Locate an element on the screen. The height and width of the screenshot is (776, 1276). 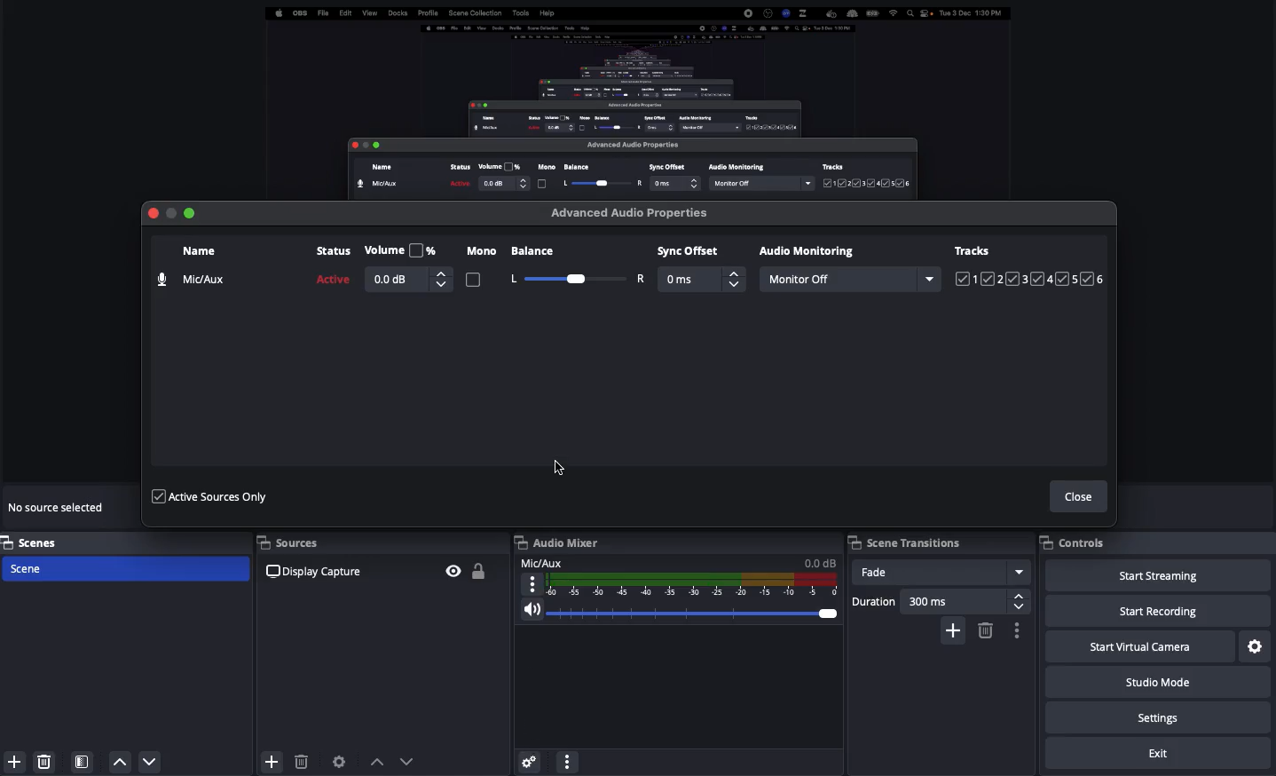
Scene transition is located at coordinates (904, 542).